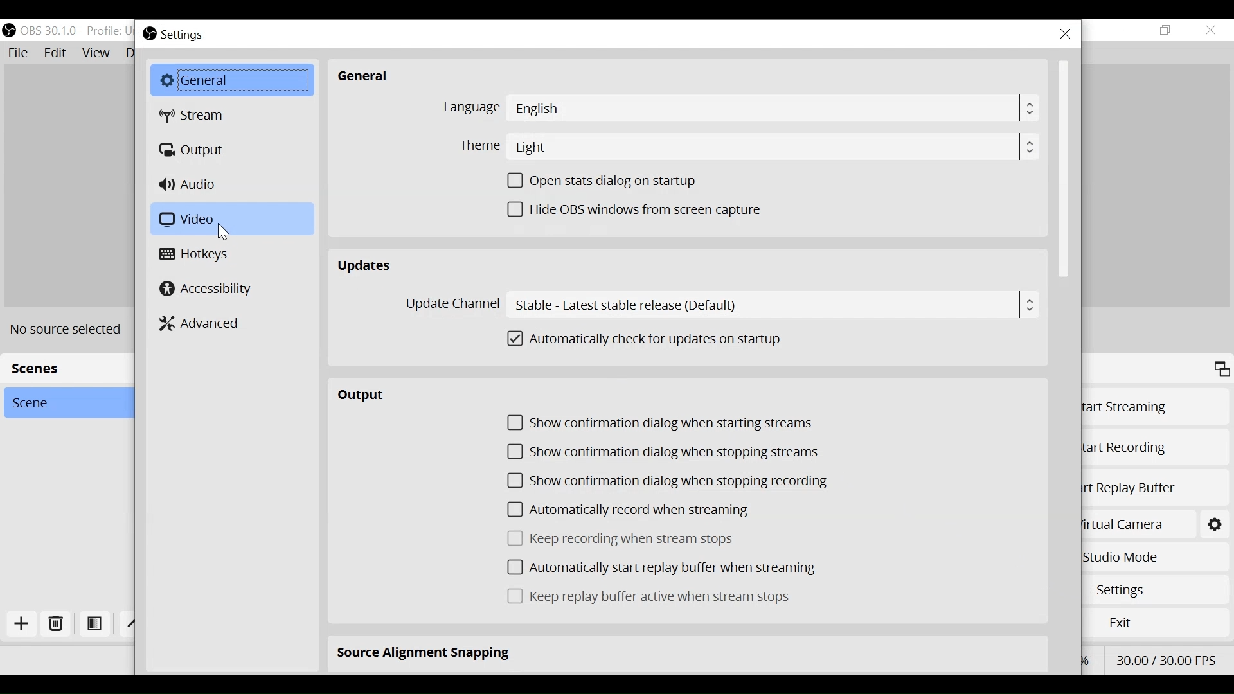 The image size is (1234, 694). What do you see at coordinates (664, 423) in the screenshot?
I see `(un)check confirmation dialog when starting streams` at bounding box center [664, 423].